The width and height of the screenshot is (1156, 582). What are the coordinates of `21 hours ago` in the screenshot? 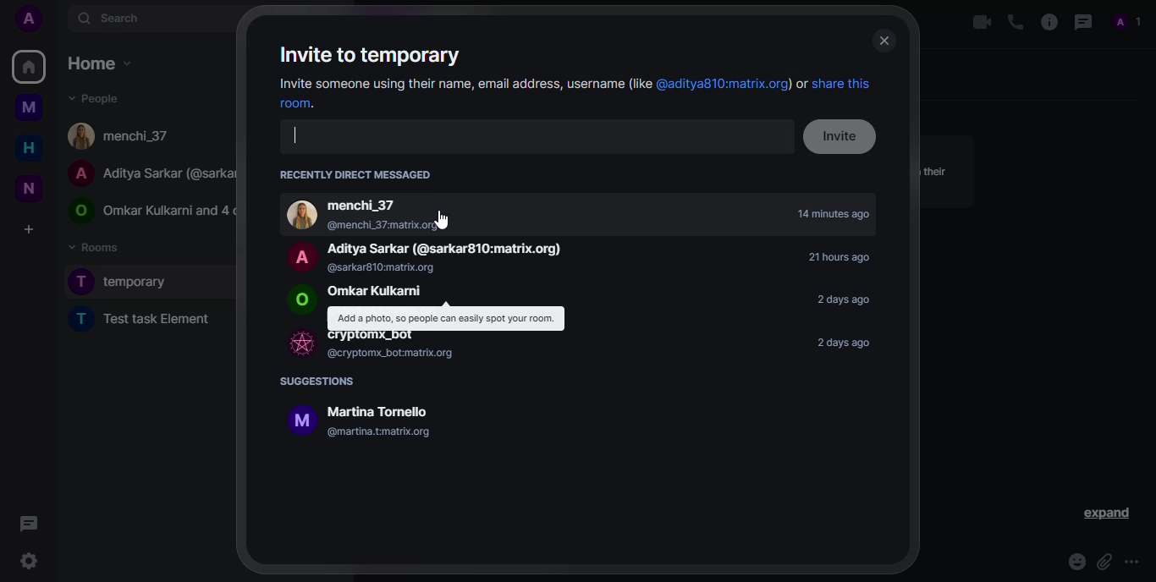 It's located at (833, 258).